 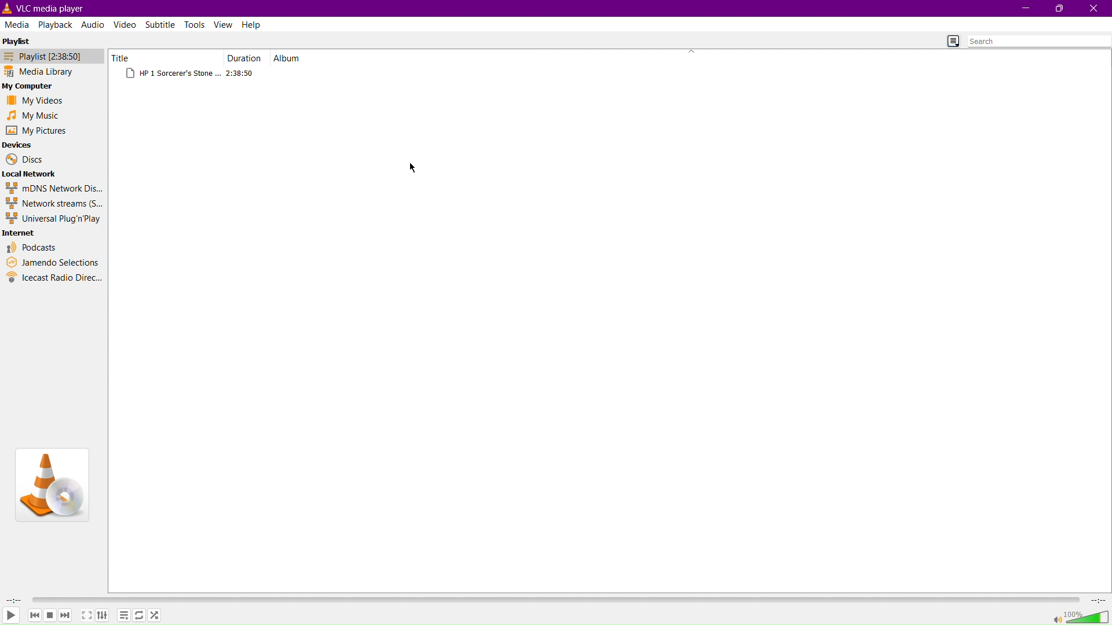 What do you see at coordinates (32, 115) in the screenshot?
I see `My Music` at bounding box center [32, 115].